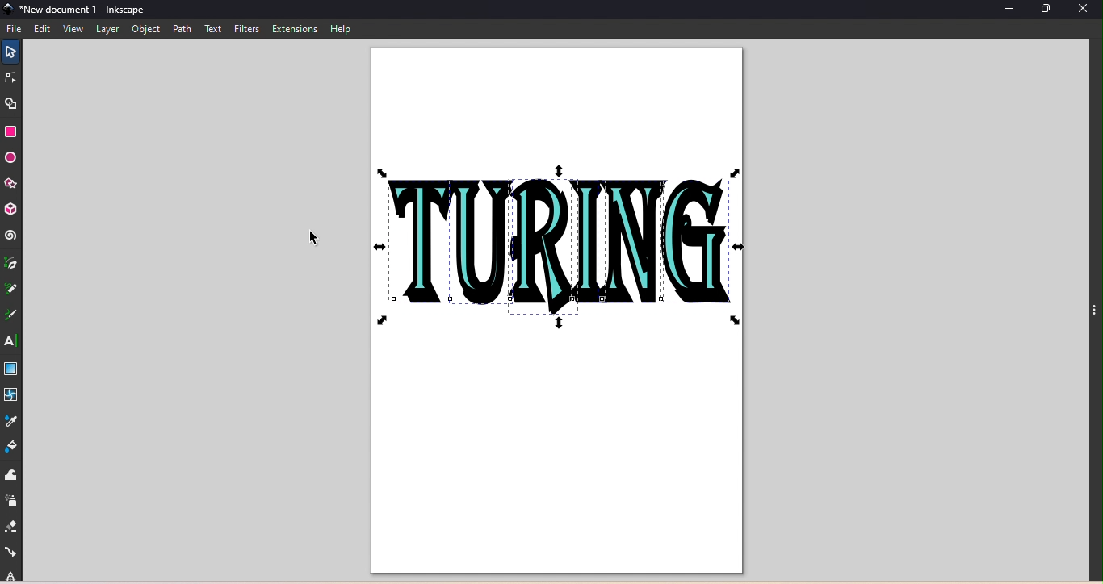  What do you see at coordinates (214, 29) in the screenshot?
I see `Text` at bounding box center [214, 29].